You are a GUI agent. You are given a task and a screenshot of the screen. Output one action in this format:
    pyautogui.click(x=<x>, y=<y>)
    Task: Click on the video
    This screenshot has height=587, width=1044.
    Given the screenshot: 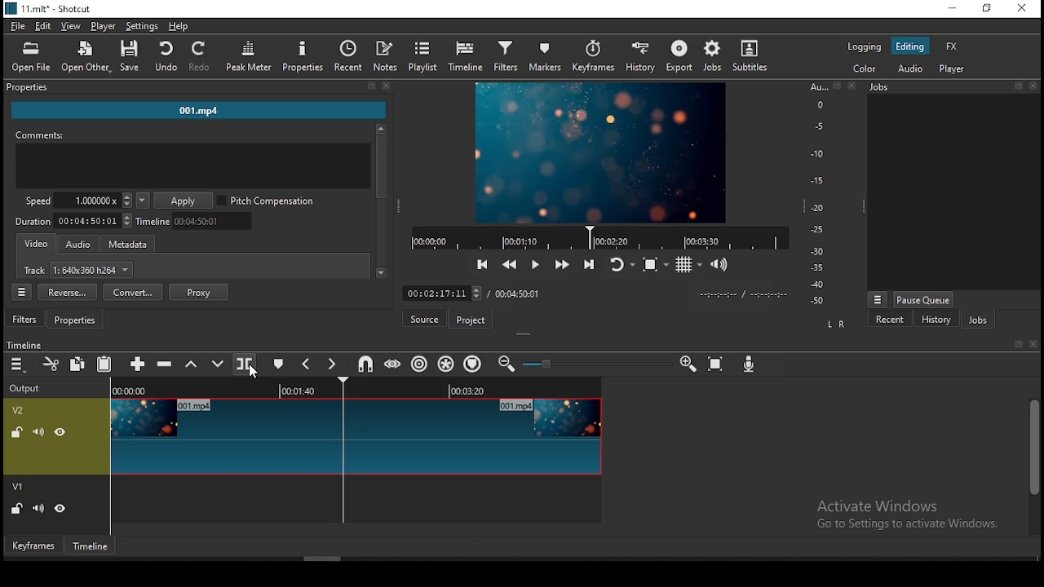 What is the action you would take?
    pyautogui.click(x=38, y=245)
    